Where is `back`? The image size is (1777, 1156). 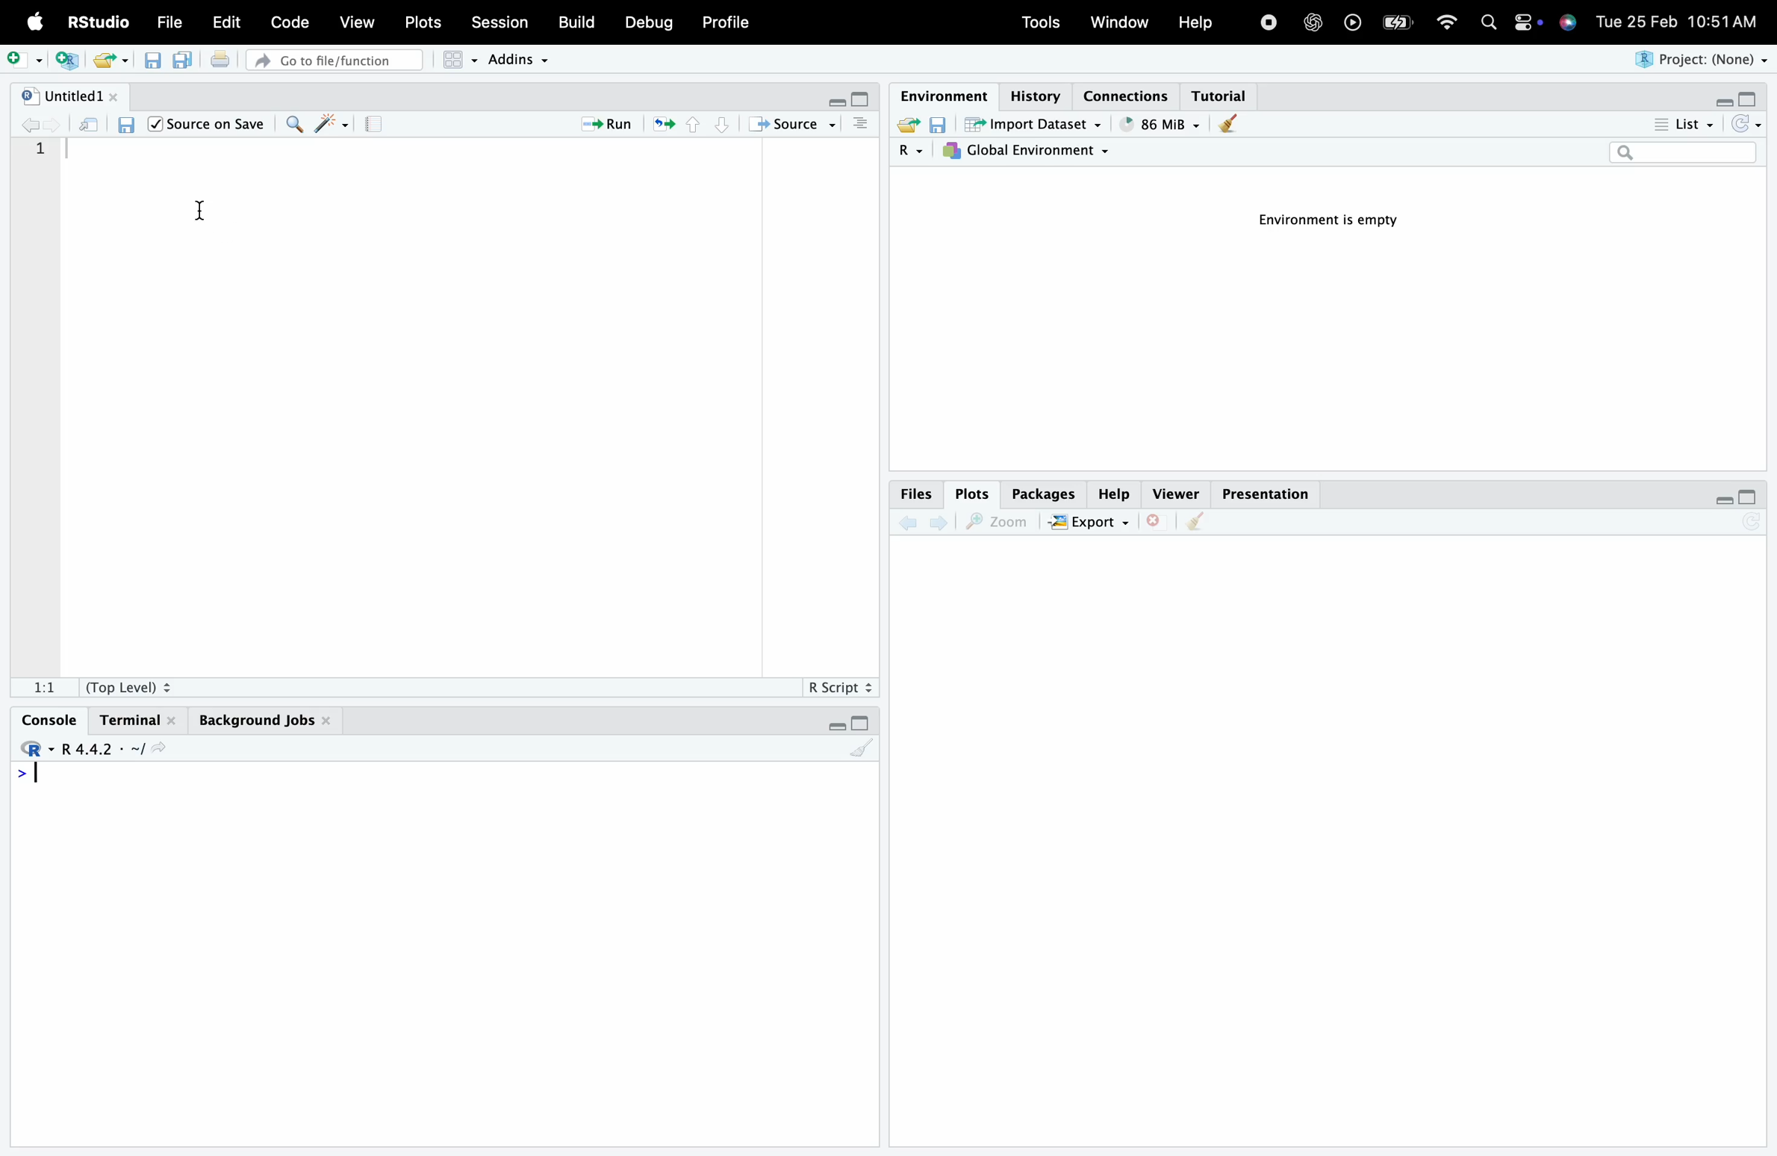
back is located at coordinates (36, 127).